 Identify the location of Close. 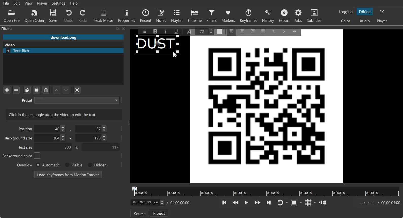
(124, 28).